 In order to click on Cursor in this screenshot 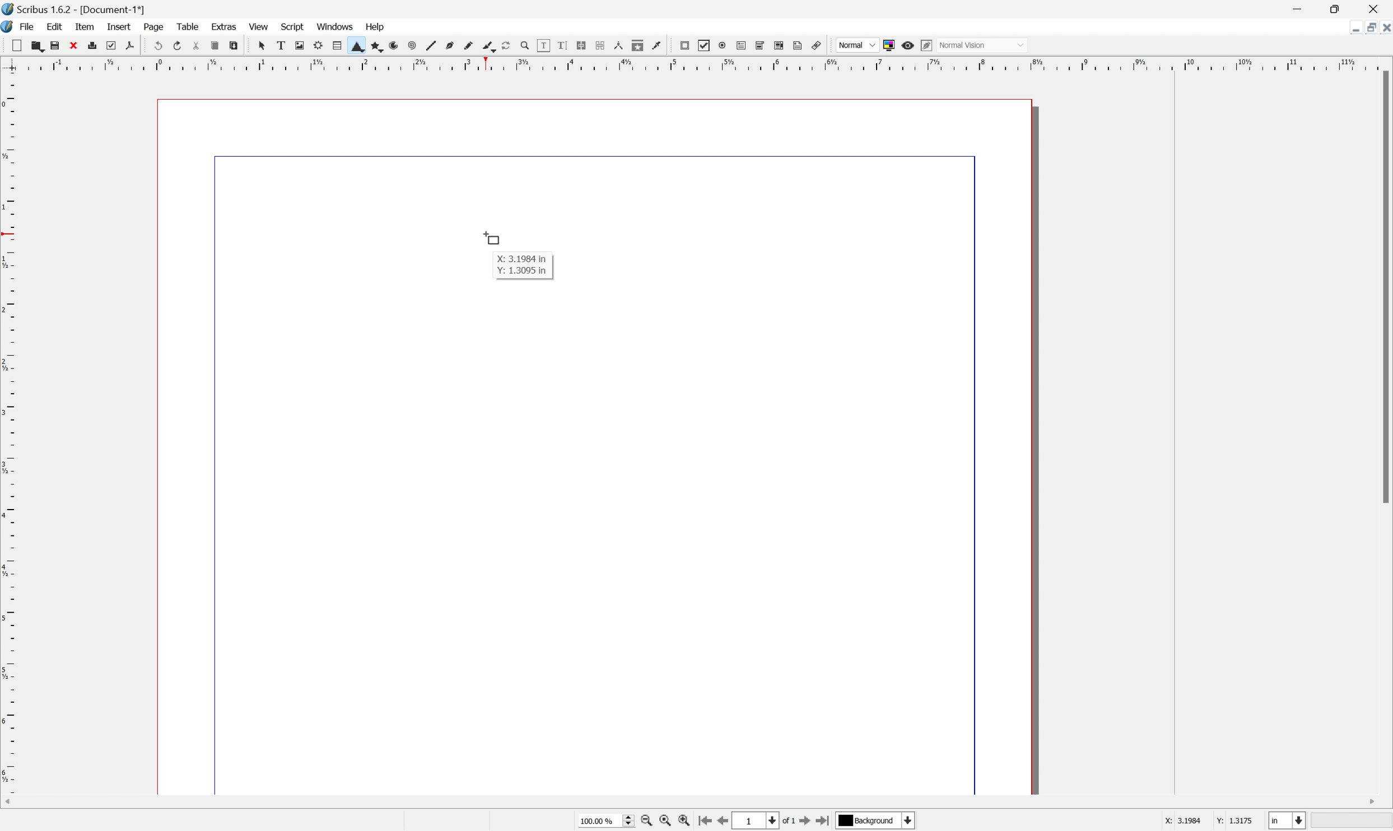, I will do `click(490, 238)`.